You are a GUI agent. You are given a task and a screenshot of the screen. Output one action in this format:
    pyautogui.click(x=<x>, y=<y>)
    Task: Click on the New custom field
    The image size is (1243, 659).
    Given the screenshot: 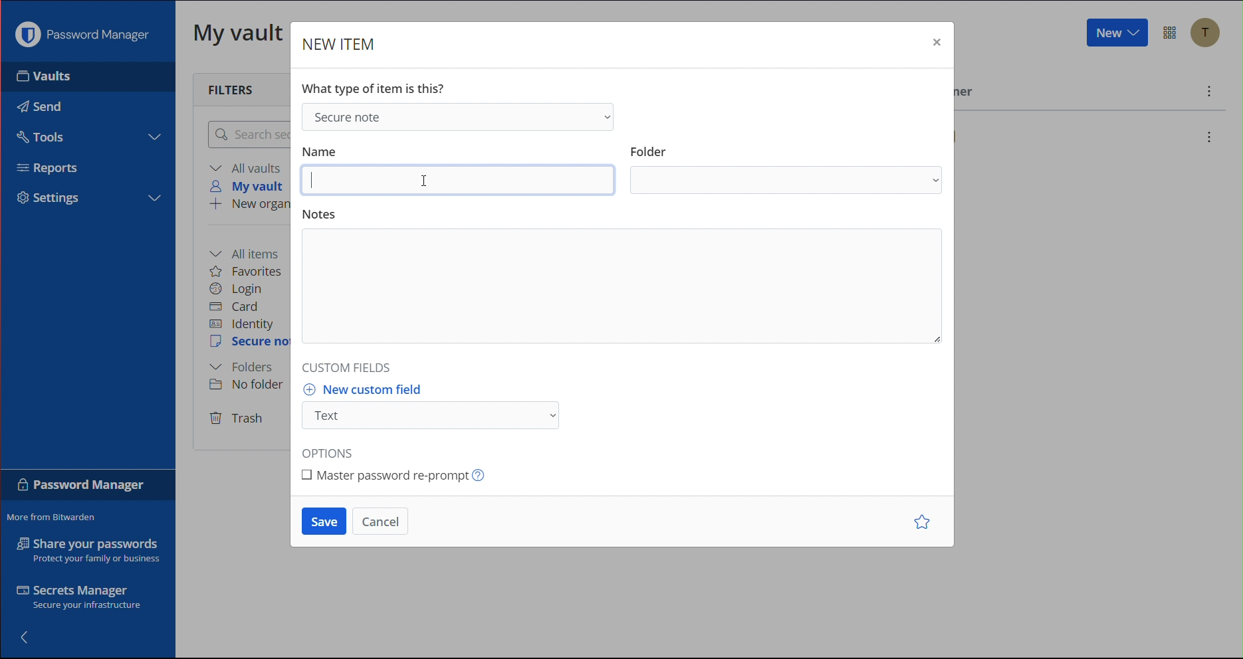 What is the action you would take?
    pyautogui.click(x=370, y=389)
    